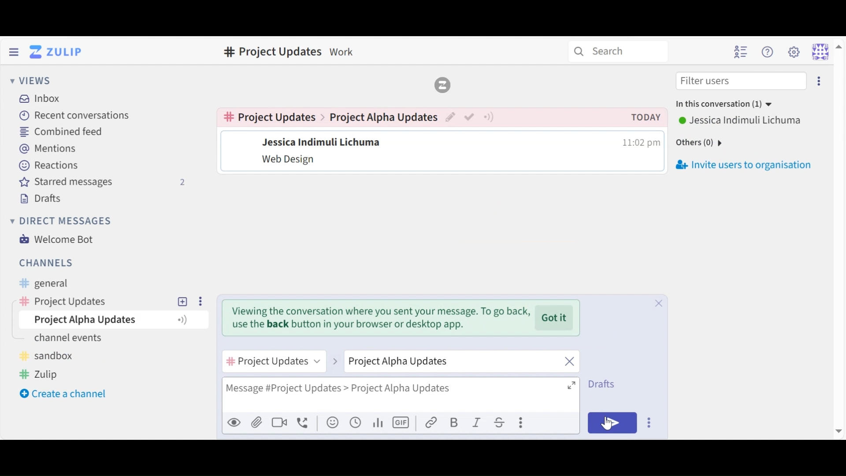  I want to click on Mark as resolved, so click(468, 117).